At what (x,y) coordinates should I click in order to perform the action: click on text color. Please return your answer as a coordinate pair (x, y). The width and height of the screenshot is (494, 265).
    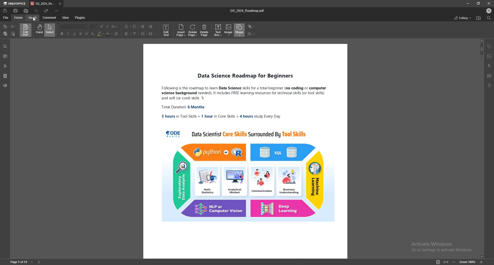
    Looking at the image, I should click on (109, 34).